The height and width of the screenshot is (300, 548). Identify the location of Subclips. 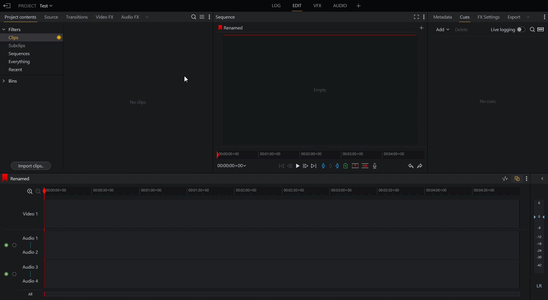
(16, 45).